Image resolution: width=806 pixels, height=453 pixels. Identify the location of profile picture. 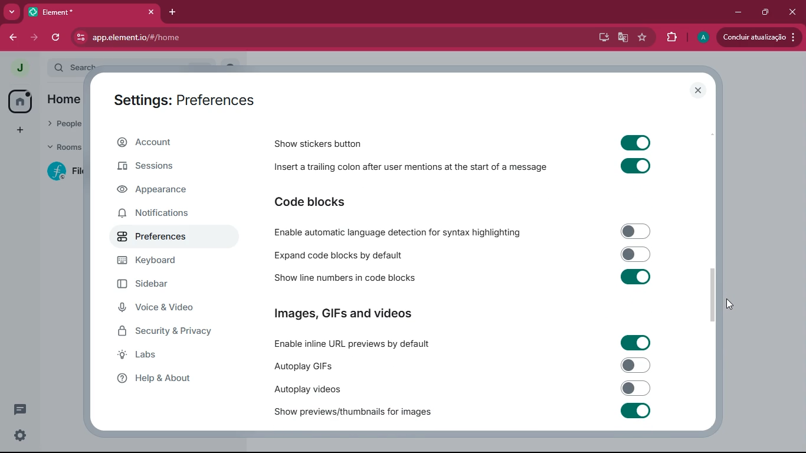
(702, 38).